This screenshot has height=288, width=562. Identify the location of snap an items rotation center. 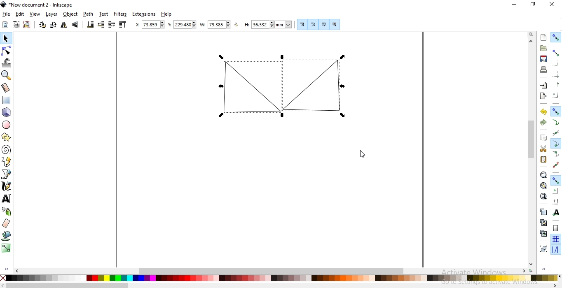
(555, 201).